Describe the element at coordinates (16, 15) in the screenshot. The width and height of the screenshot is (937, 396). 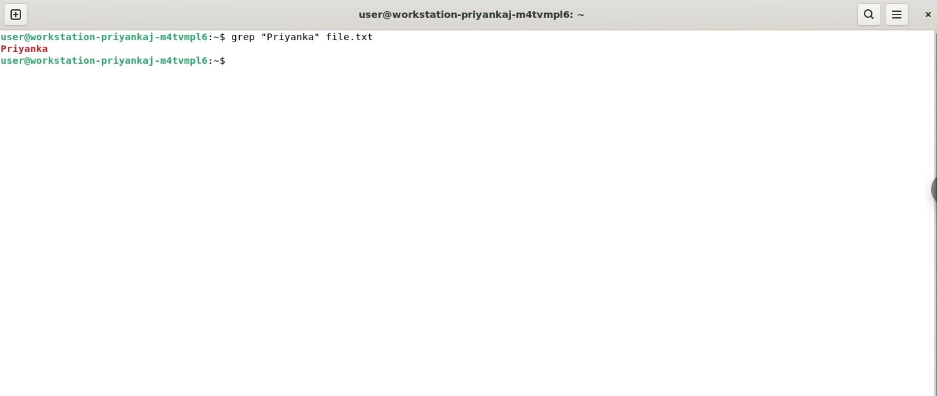
I see `new tab` at that location.